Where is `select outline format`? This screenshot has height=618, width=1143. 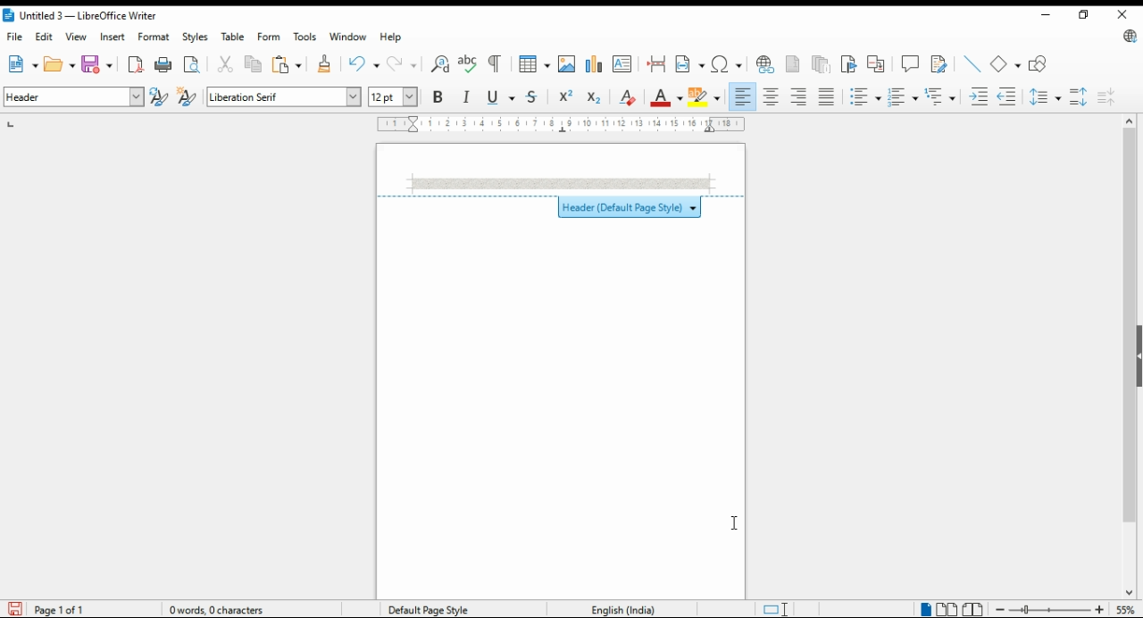
select outline format is located at coordinates (940, 96).